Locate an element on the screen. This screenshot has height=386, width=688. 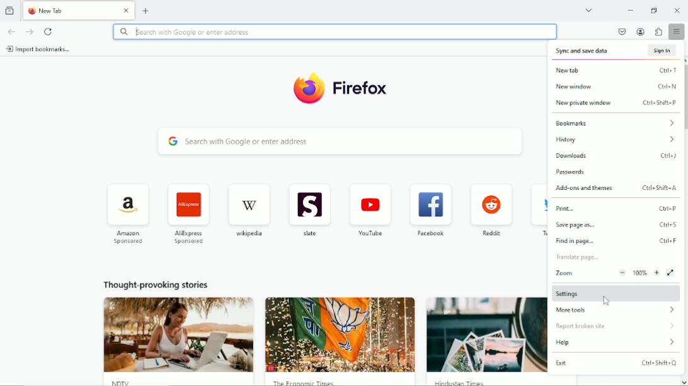
help is located at coordinates (615, 343).